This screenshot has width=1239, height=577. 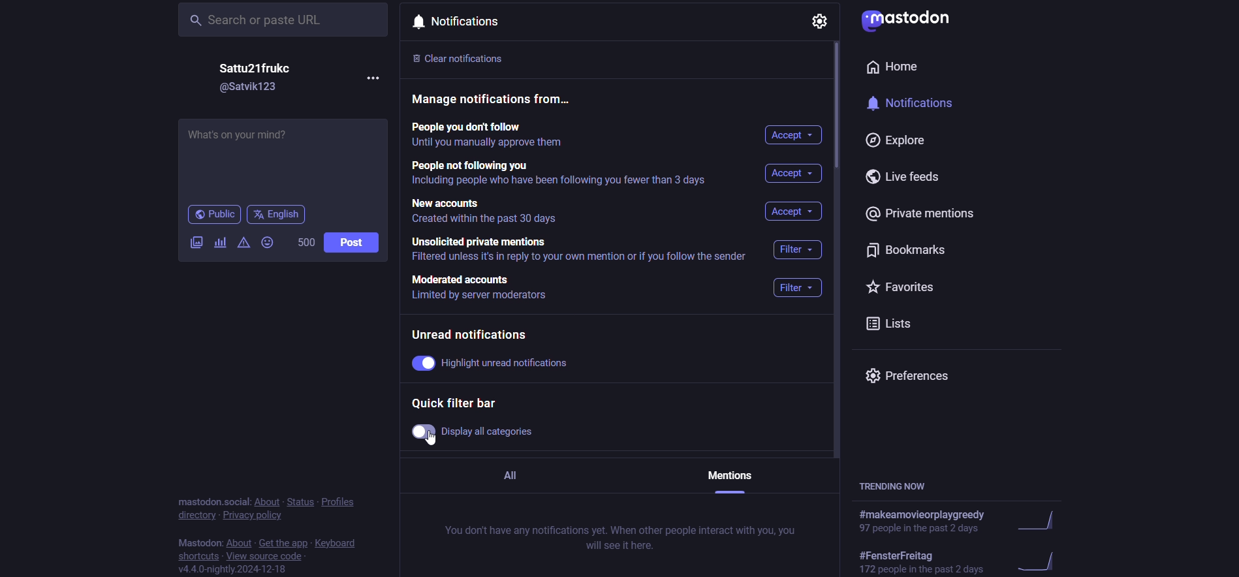 What do you see at coordinates (452, 404) in the screenshot?
I see `Quick filter bar` at bounding box center [452, 404].